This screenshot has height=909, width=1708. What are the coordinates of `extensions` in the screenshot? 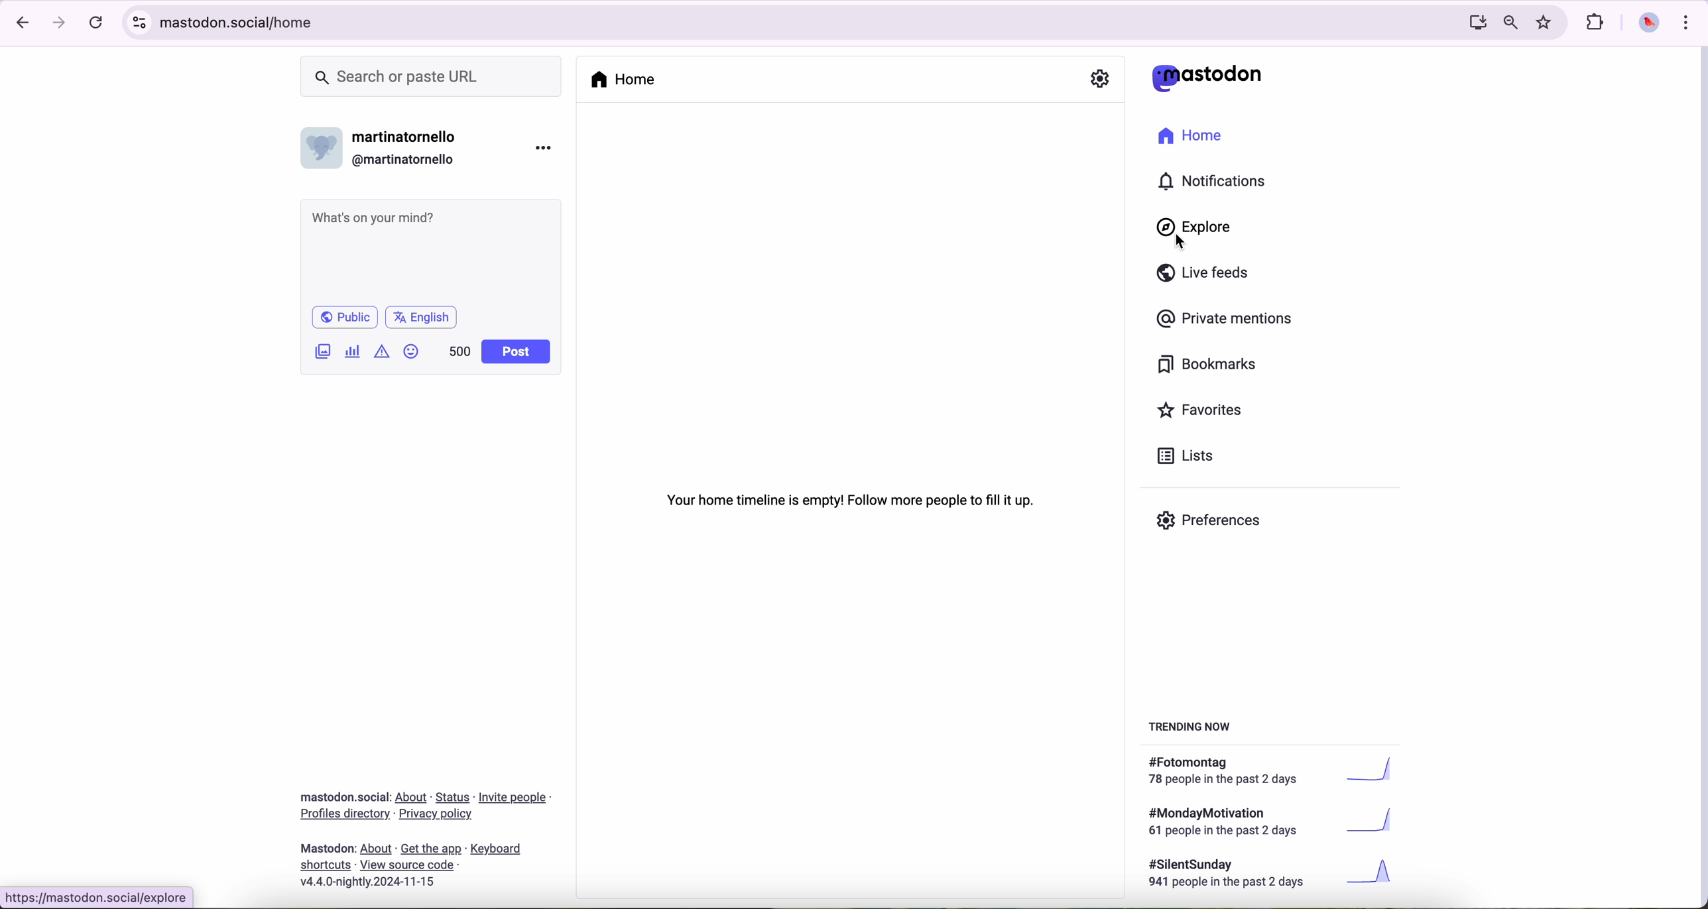 It's located at (1597, 23).